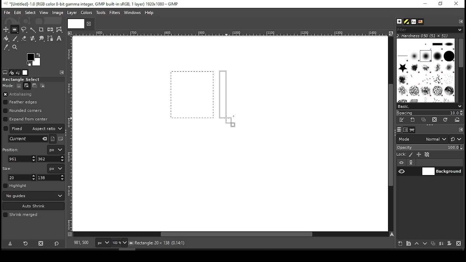 The image size is (466, 262). What do you see at coordinates (429, 148) in the screenshot?
I see `opacity` at bounding box center [429, 148].